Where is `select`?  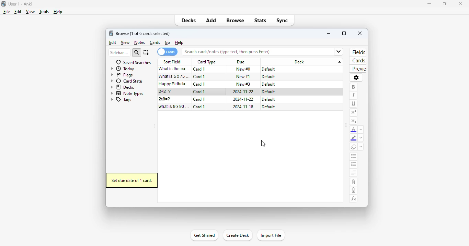
select is located at coordinates (146, 52).